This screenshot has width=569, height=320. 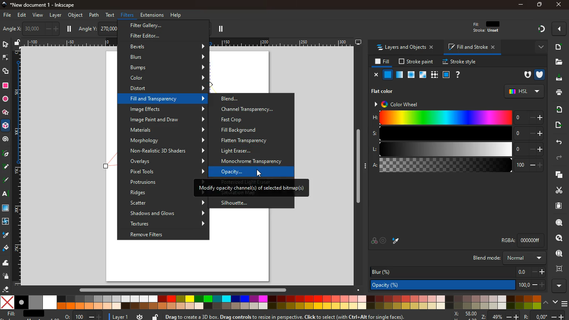 I want to click on shadows and glows, so click(x=167, y=212).